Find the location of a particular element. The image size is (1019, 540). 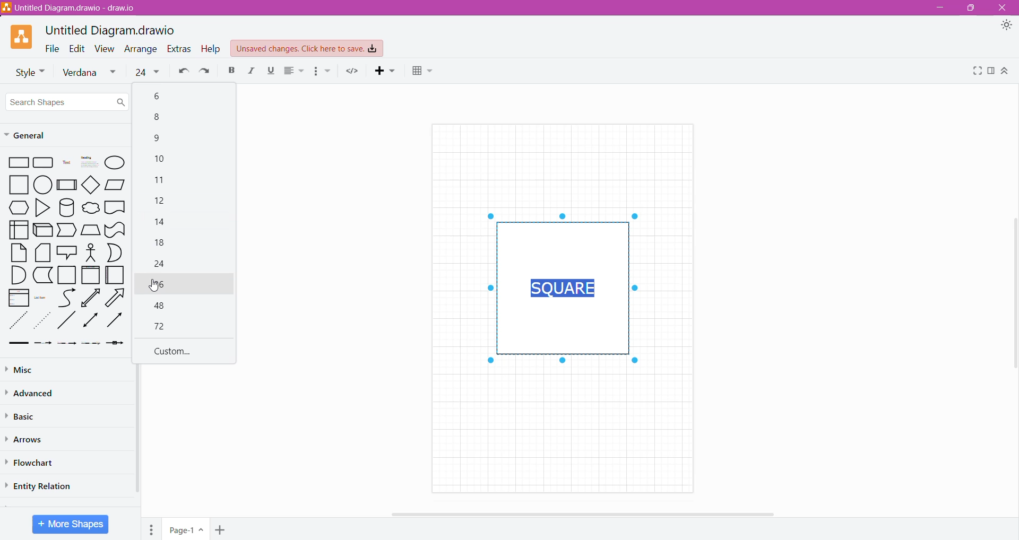

72 is located at coordinates (162, 326).